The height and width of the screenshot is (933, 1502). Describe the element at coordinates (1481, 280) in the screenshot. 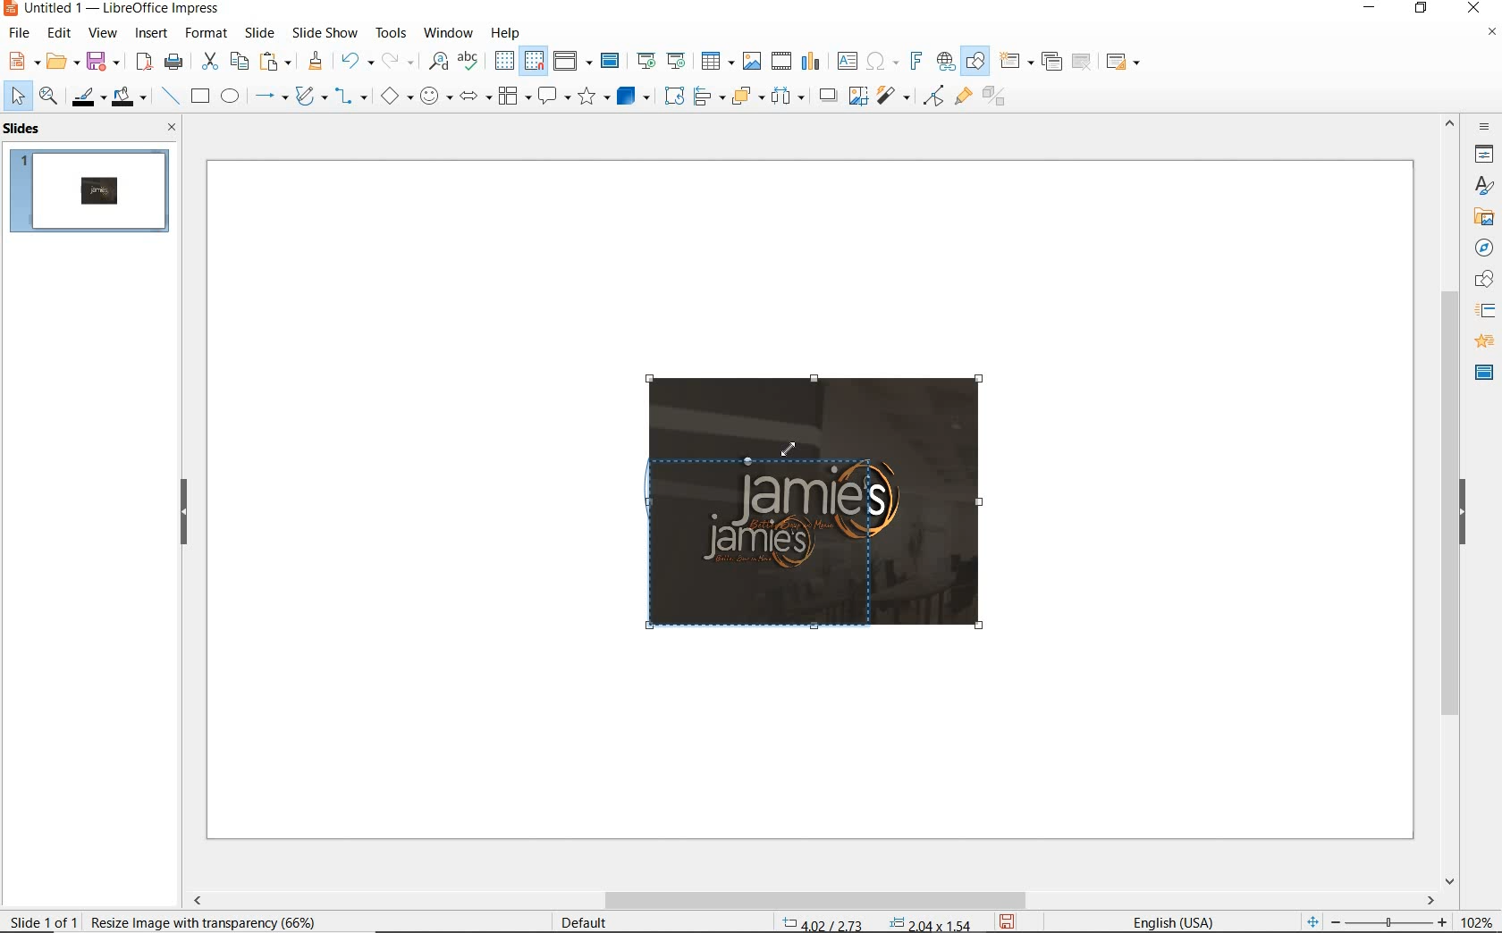

I see `shapes` at that location.